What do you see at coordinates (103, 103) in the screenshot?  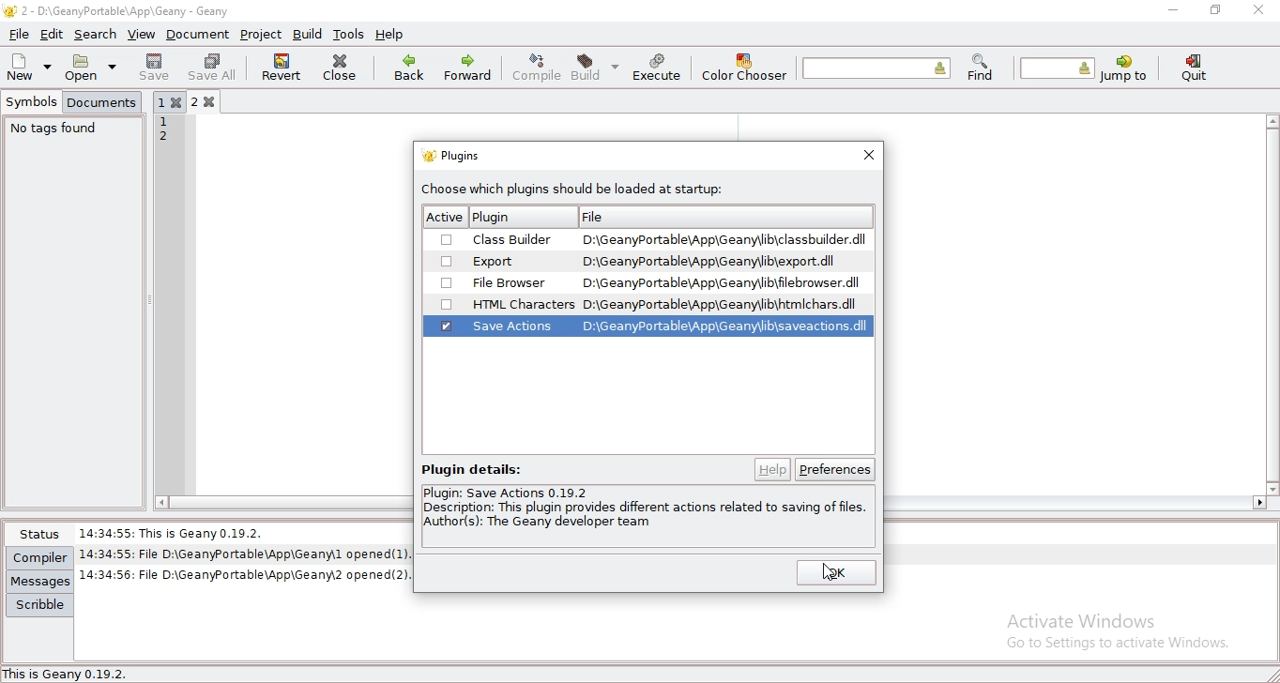 I see `documents` at bounding box center [103, 103].